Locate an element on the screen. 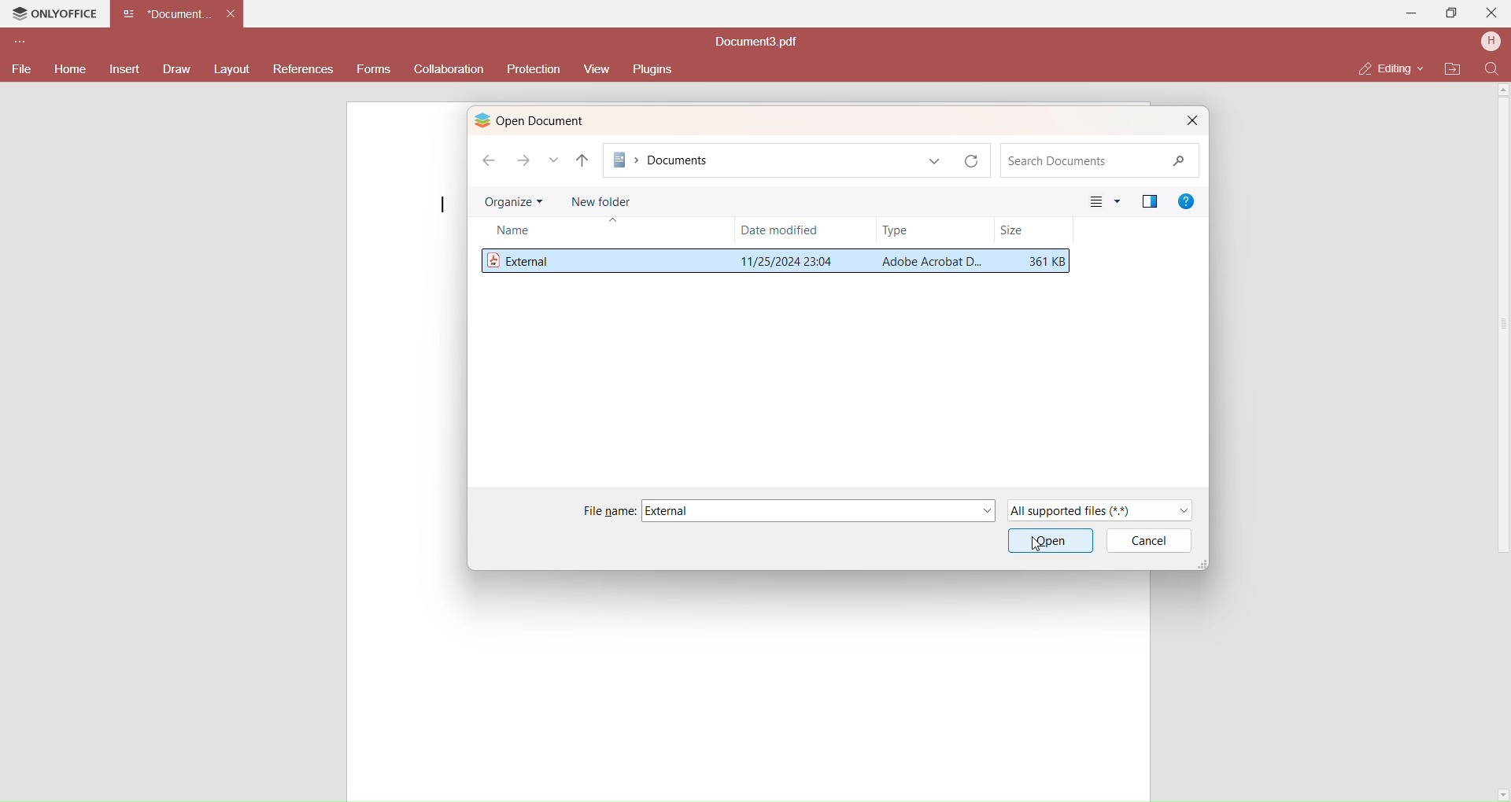 Image resolution: width=1511 pixels, height=802 pixels. Search Document is located at coordinates (1096, 161).